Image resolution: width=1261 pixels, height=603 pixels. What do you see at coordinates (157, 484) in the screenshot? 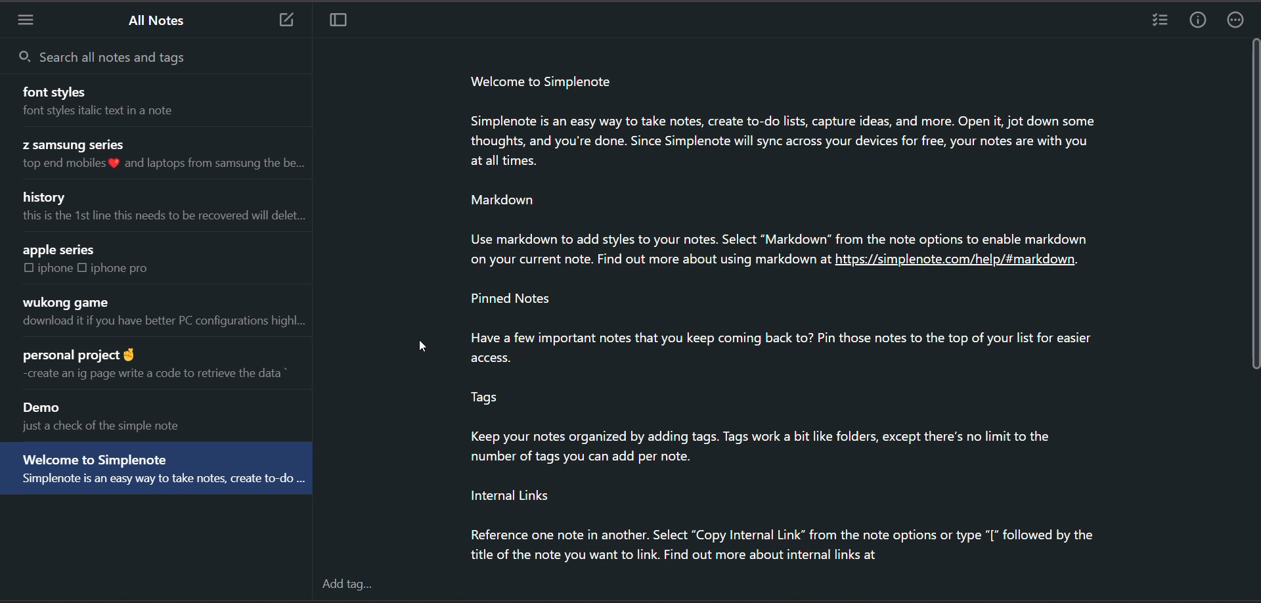
I see `Simplenote is an easy way to take notes, create to-do ...` at bounding box center [157, 484].